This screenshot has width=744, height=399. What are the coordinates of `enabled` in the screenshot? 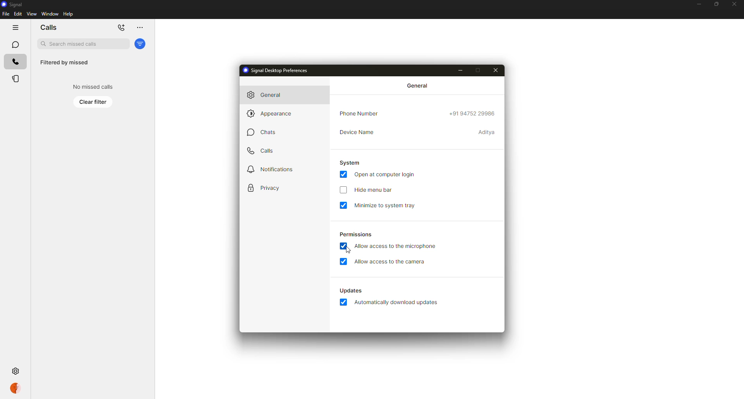 It's located at (345, 301).